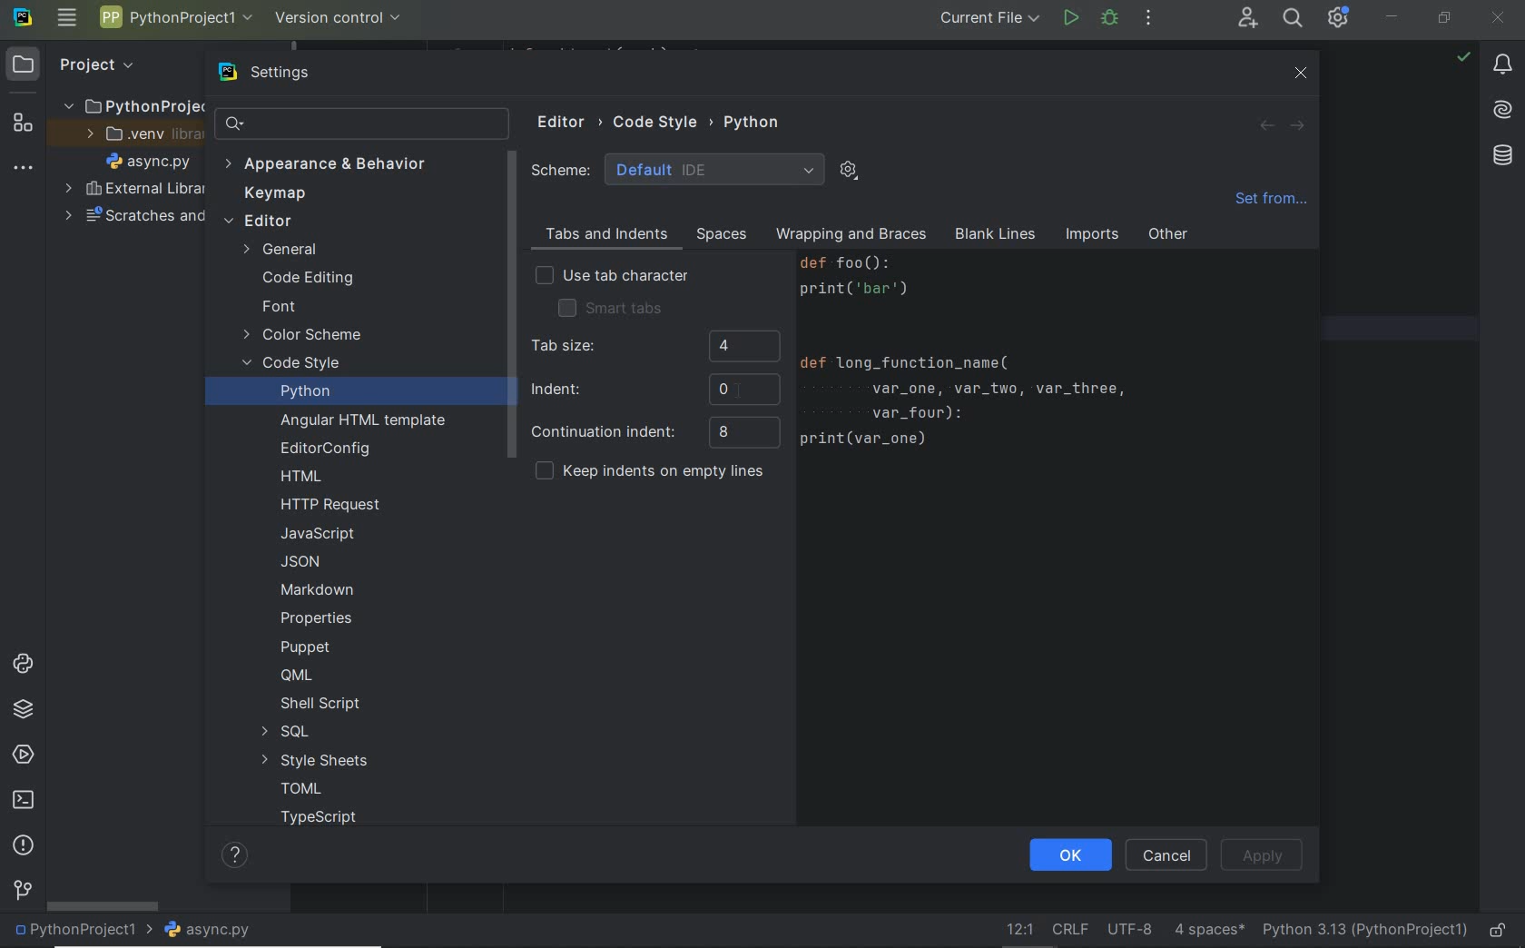 The width and height of the screenshot is (1525, 948). Describe the element at coordinates (996, 236) in the screenshot. I see `Blank Lines` at that location.